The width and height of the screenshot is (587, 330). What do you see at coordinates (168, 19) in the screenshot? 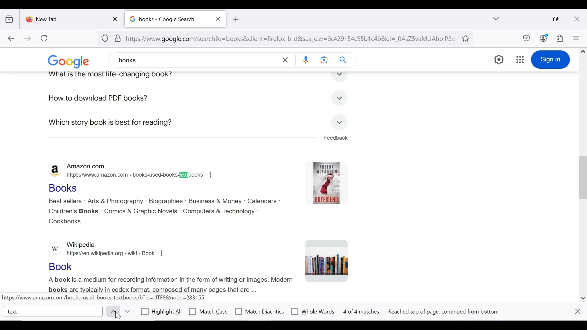
I see `books - Google Search` at bounding box center [168, 19].